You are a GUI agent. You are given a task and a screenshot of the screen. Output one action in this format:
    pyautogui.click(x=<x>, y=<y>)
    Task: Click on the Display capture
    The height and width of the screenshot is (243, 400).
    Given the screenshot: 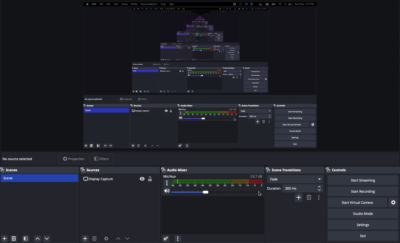 What is the action you would take?
    pyautogui.click(x=100, y=179)
    